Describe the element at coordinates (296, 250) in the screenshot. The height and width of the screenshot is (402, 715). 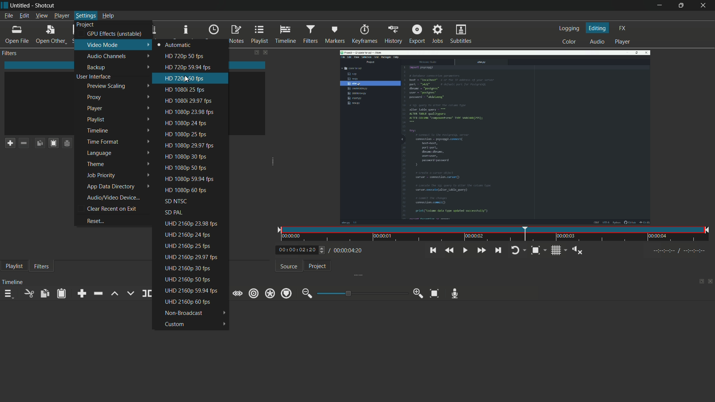
I see `current time` at that location.